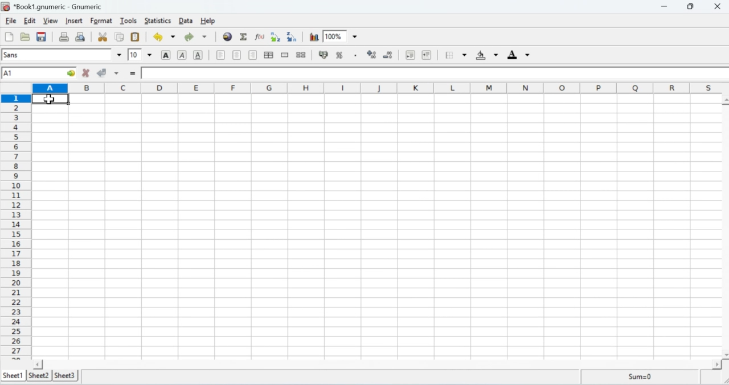  I want to click on Align right, so click(254, 55).